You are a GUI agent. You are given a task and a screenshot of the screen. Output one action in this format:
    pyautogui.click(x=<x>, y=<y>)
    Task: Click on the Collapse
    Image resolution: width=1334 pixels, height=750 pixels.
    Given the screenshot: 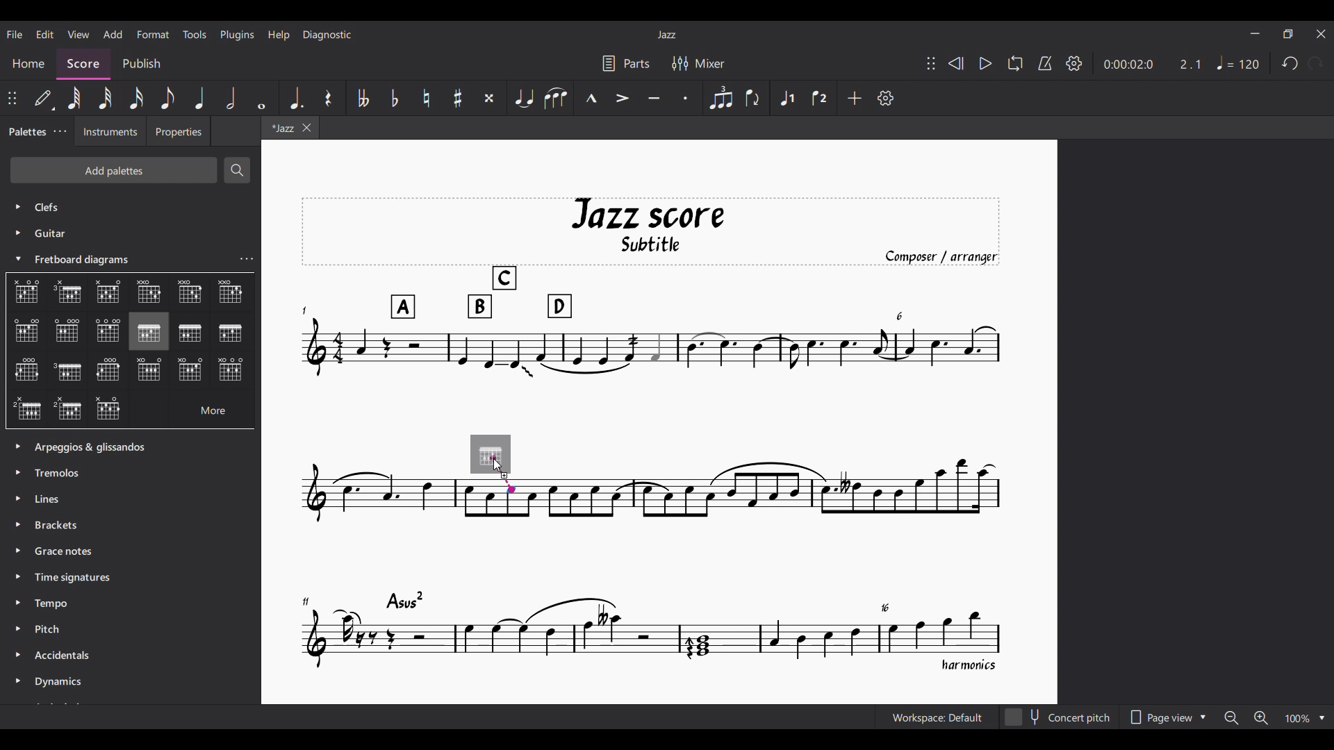 What is the action you would take?
    pyautogui.click(x=19, y=258)
    